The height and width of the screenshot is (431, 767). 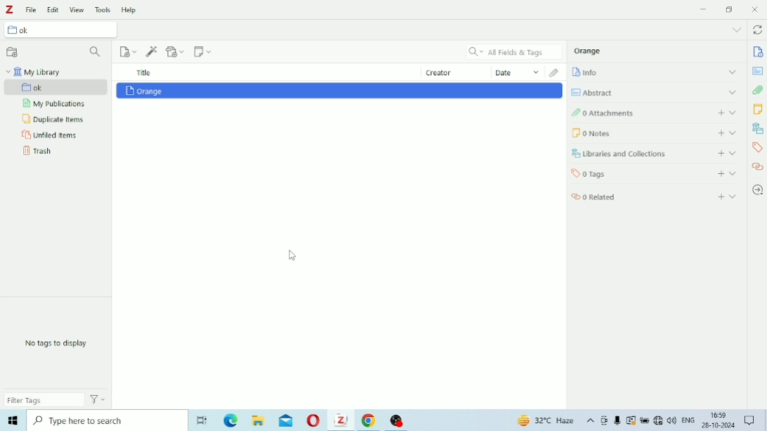 What do you see at coordinates (341, 420) in the screenshot?
I see `Zotero` at bounding box center [341, 420].